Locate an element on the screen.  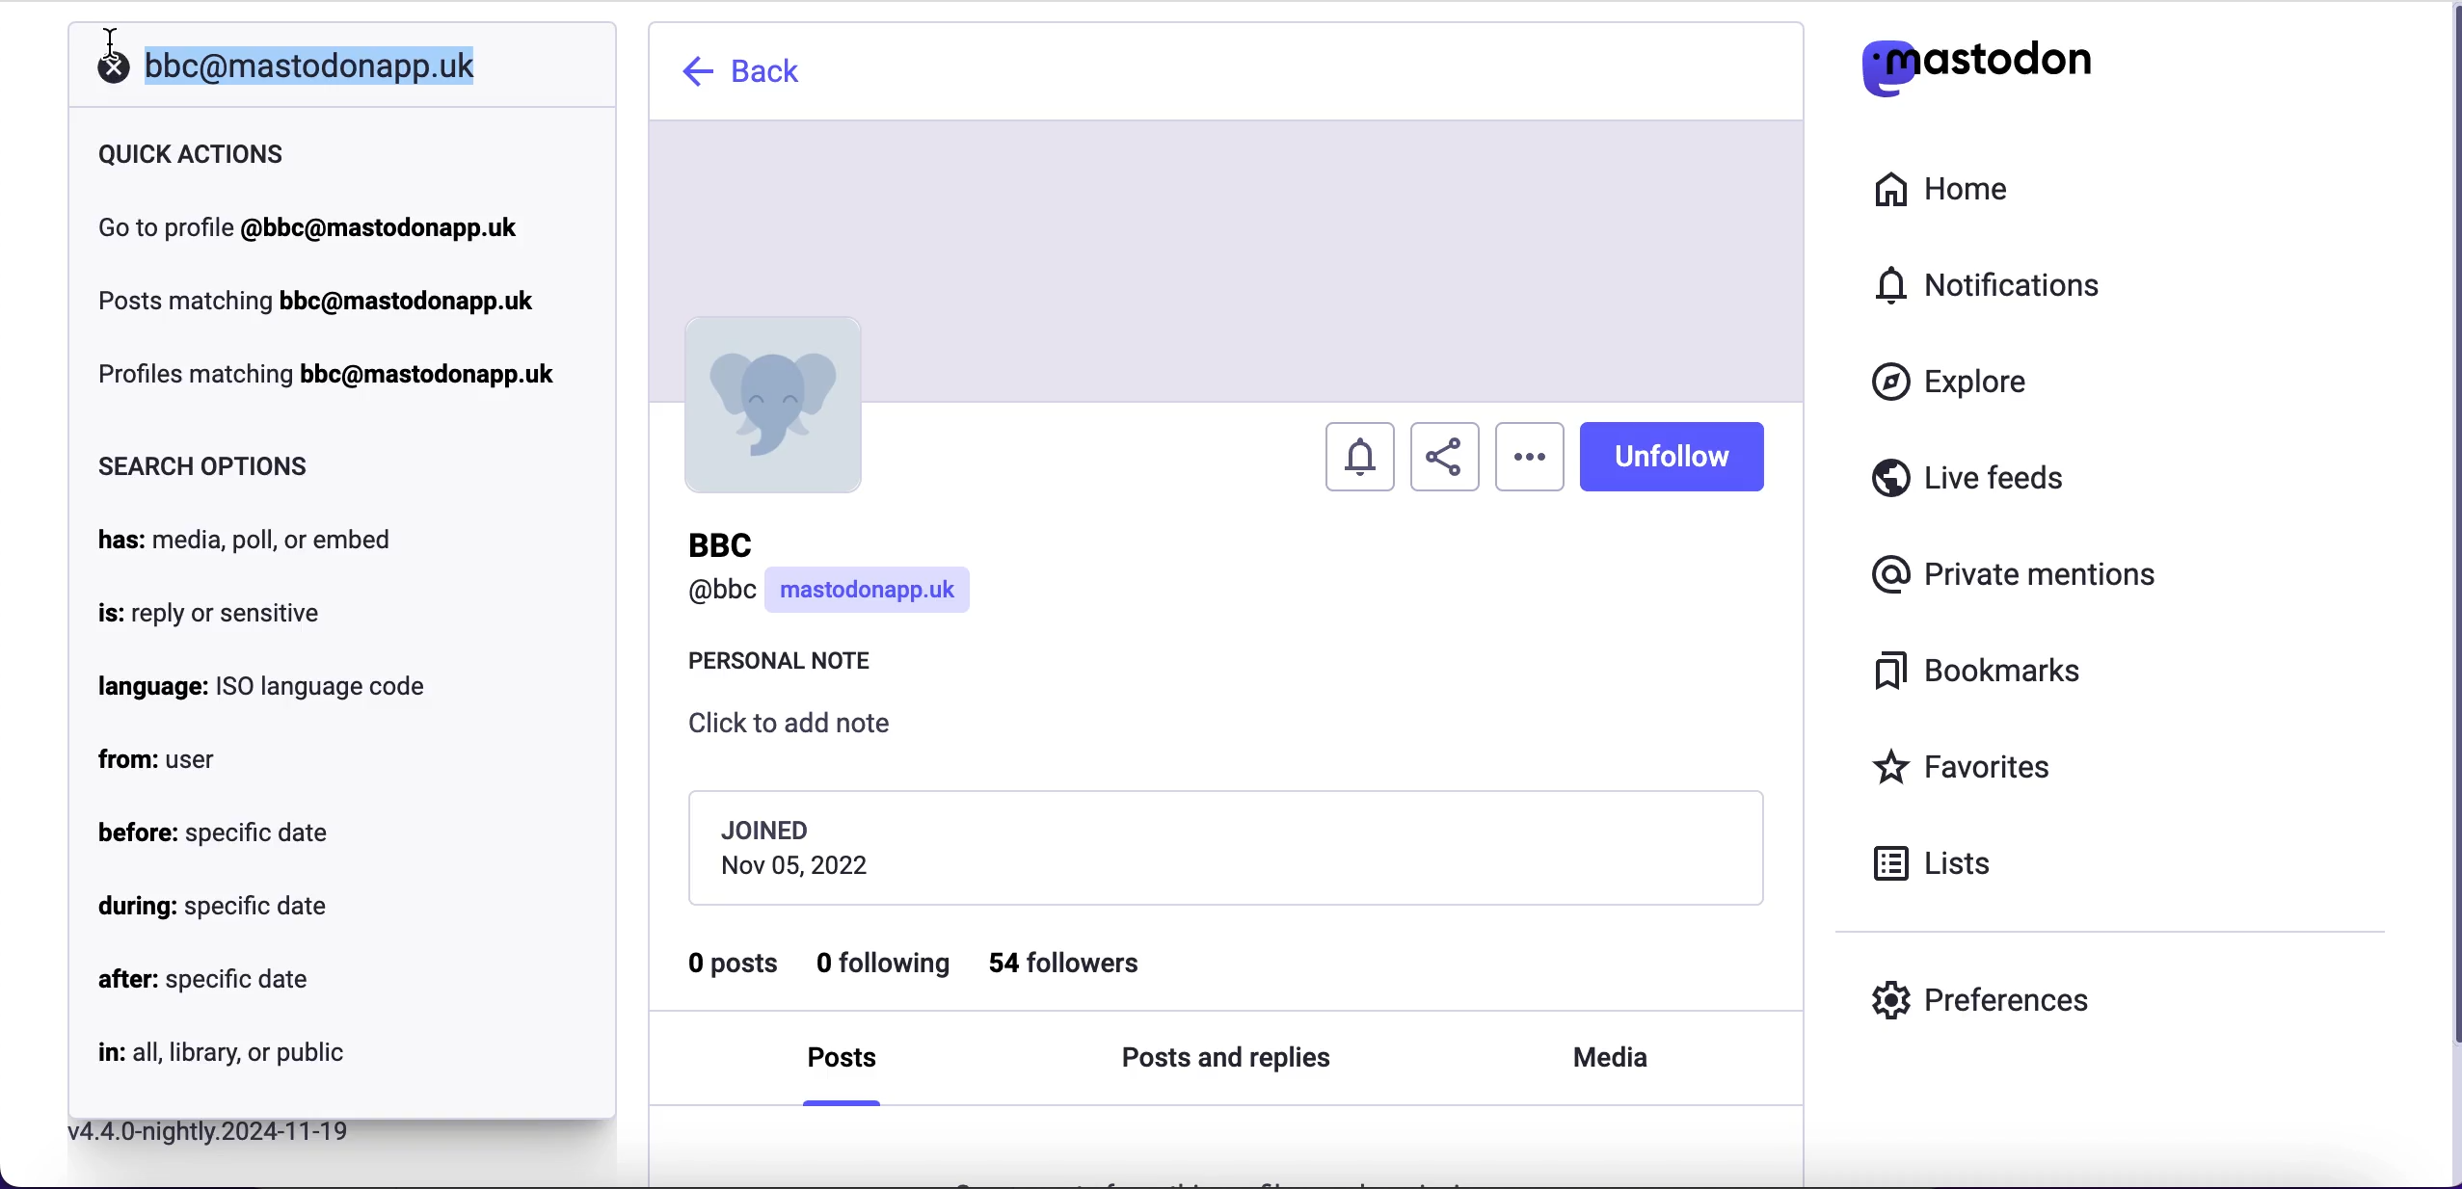
live feeds is located at coordinates (1969, 485).